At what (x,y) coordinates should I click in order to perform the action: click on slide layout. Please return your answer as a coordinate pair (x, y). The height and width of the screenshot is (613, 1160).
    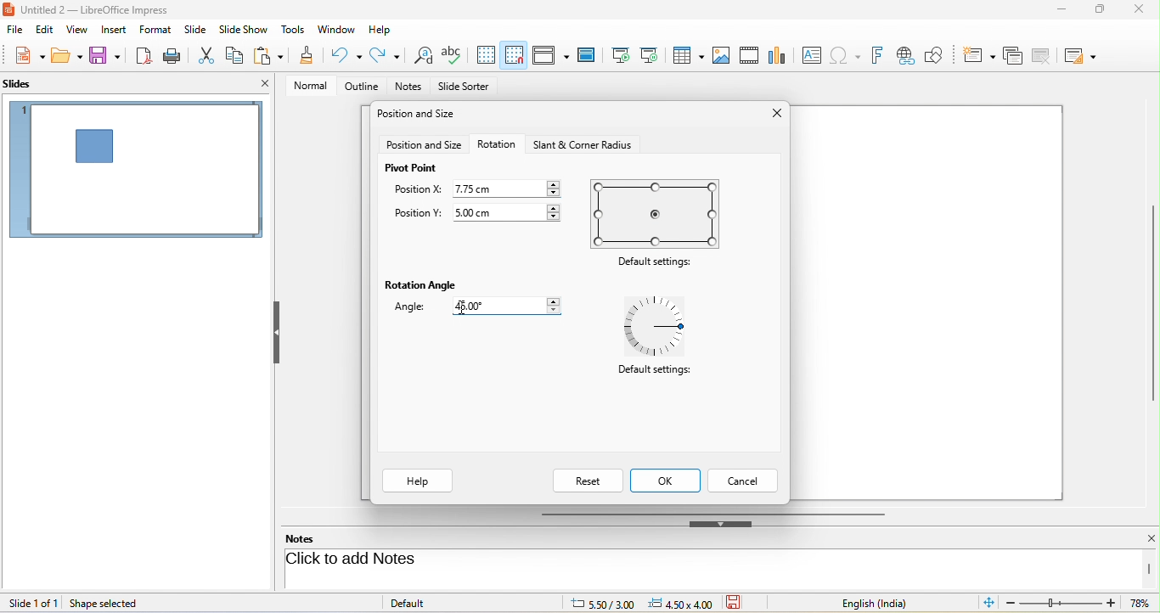
    Looking at the image, I should click on (1084, 54).